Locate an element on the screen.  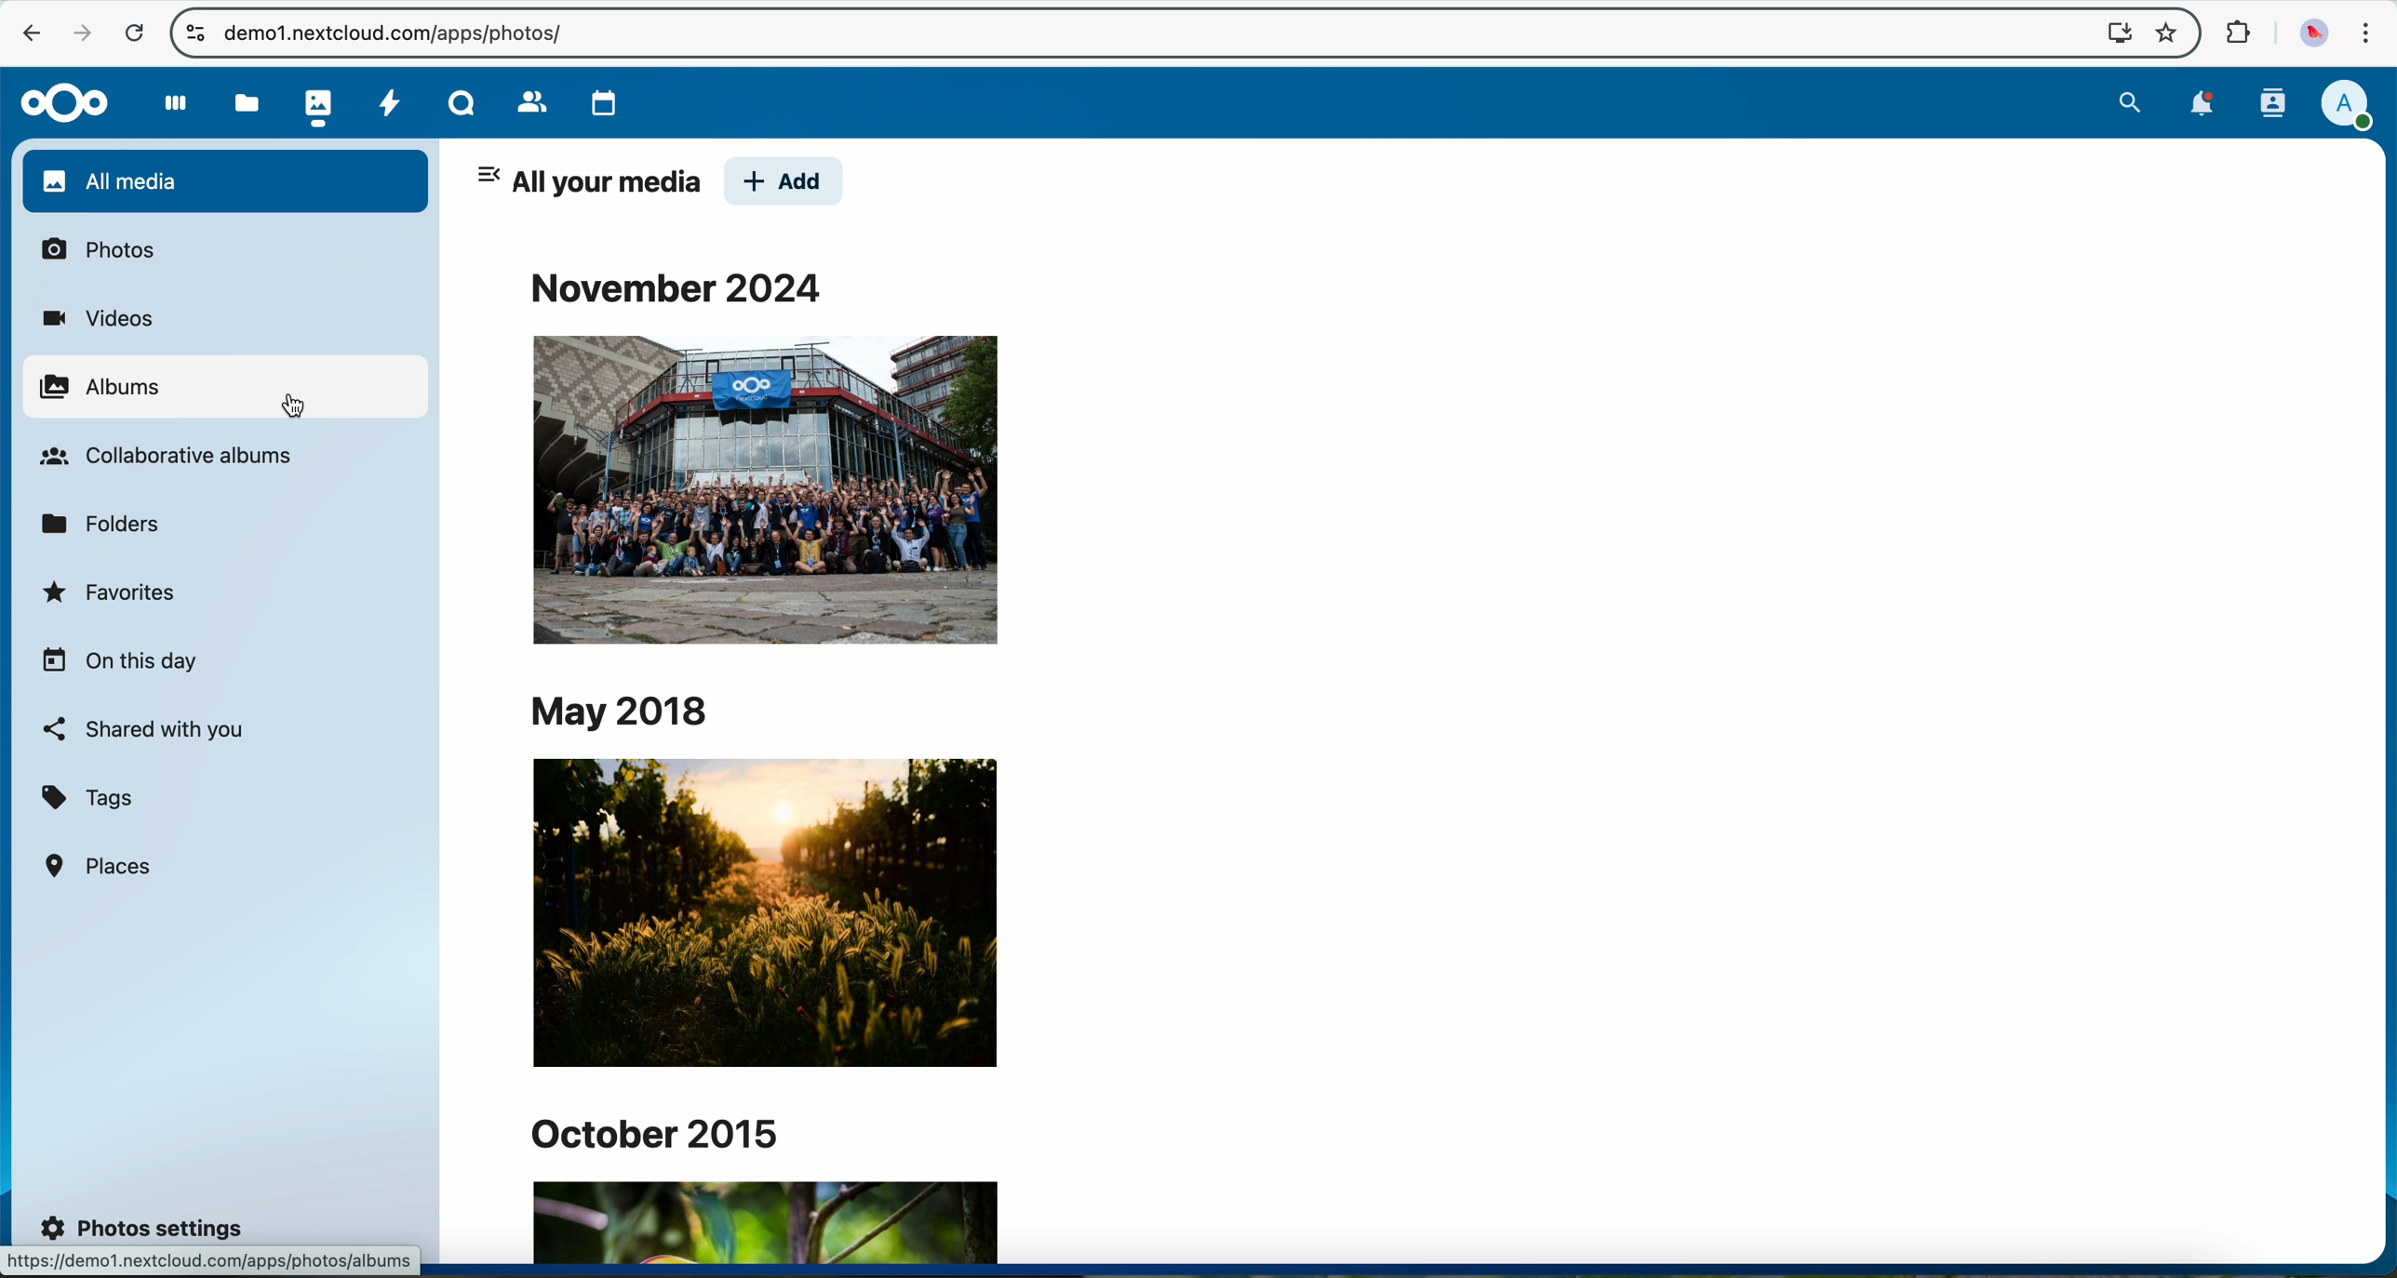
may 2018 is located at coordinates (624, 712).